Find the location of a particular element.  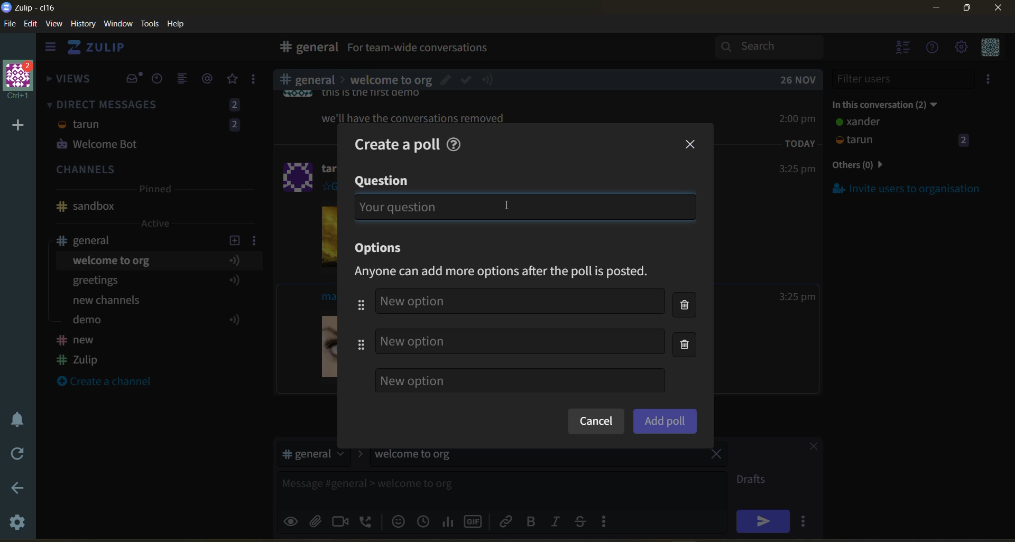

window is located at coordinates (117, 24).